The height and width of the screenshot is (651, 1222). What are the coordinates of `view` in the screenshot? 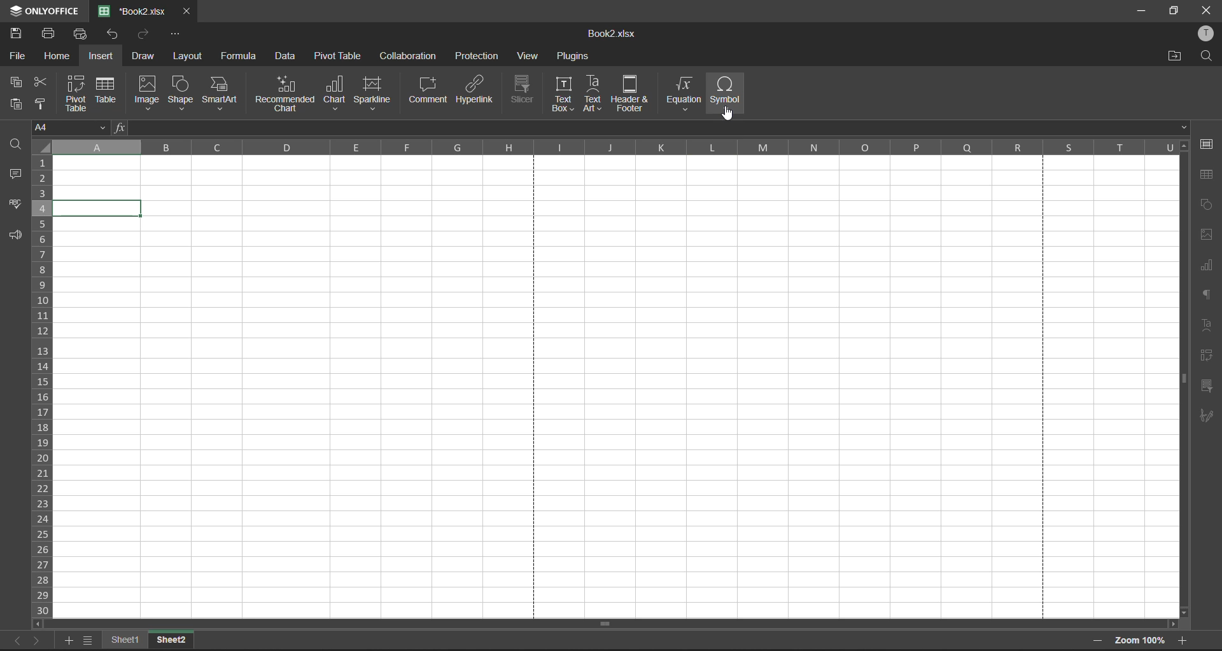 It's located at (527, 57).